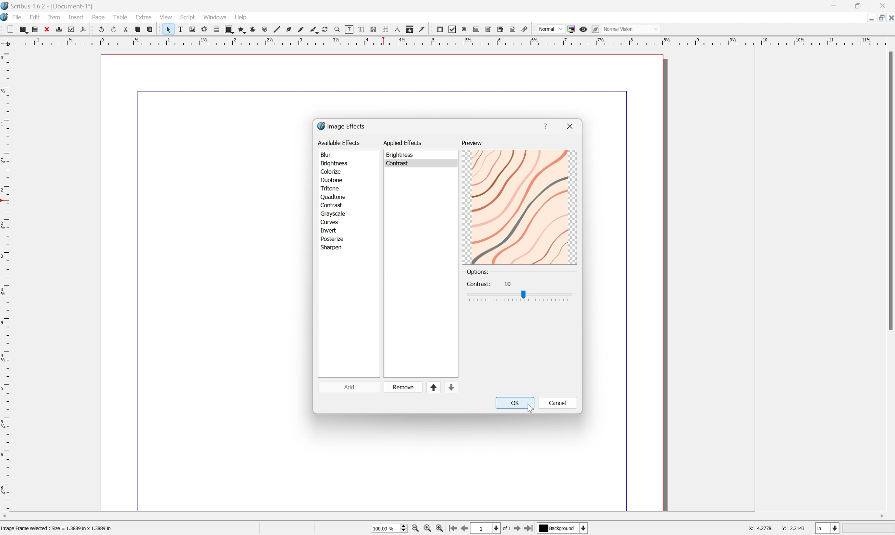  Describe the element at coordinates (777, 530) in the screenshot. I see `coordinates` at that location.